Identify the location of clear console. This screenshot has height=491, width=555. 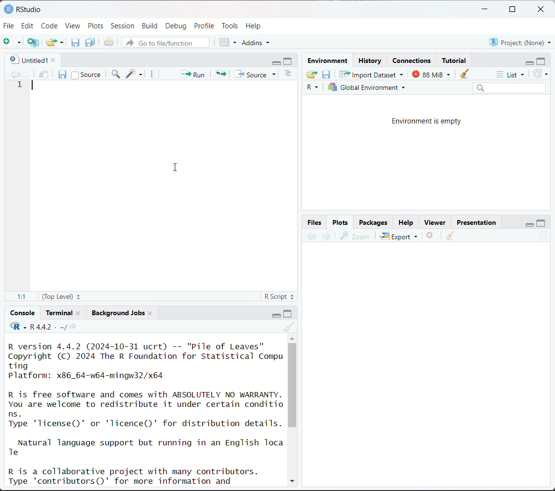
(290, 327).